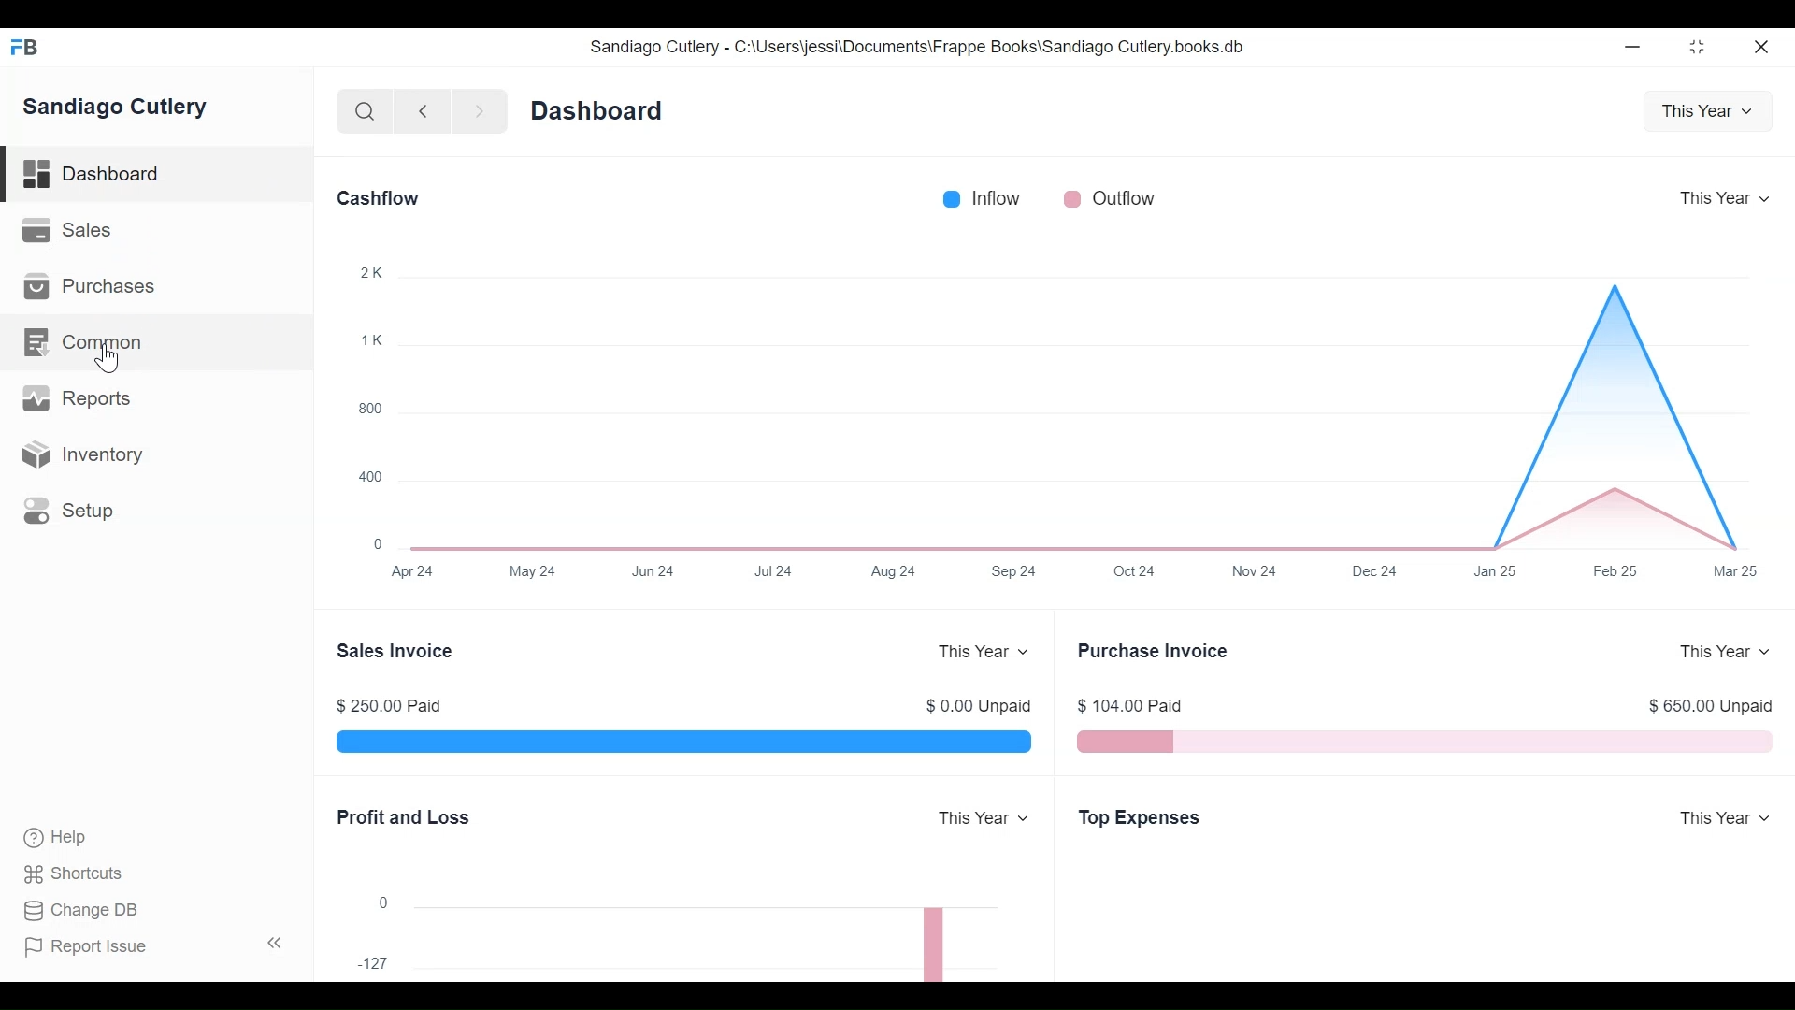 This screenshot has height=1010, width=1795. What do you see at coordinates (673, 933) in the screenshot?
I see `graph` at bounding box center [673, 933].